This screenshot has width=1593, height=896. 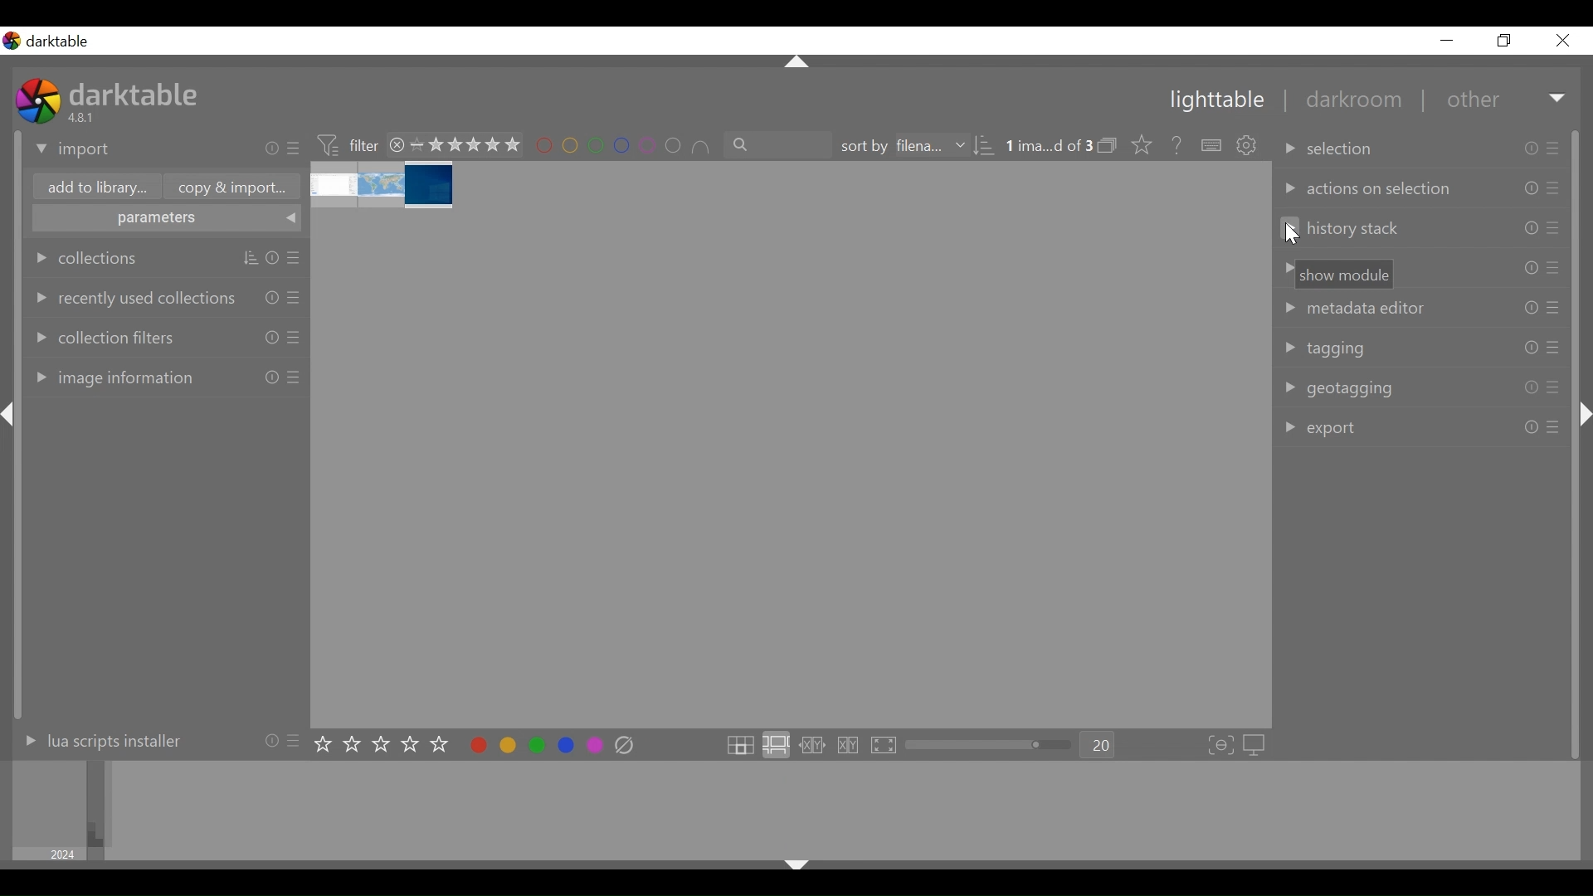 What do you see at coordinates (132, 297) in the screenshot?
I see `recently used collections` at bounding box center [132, 297].